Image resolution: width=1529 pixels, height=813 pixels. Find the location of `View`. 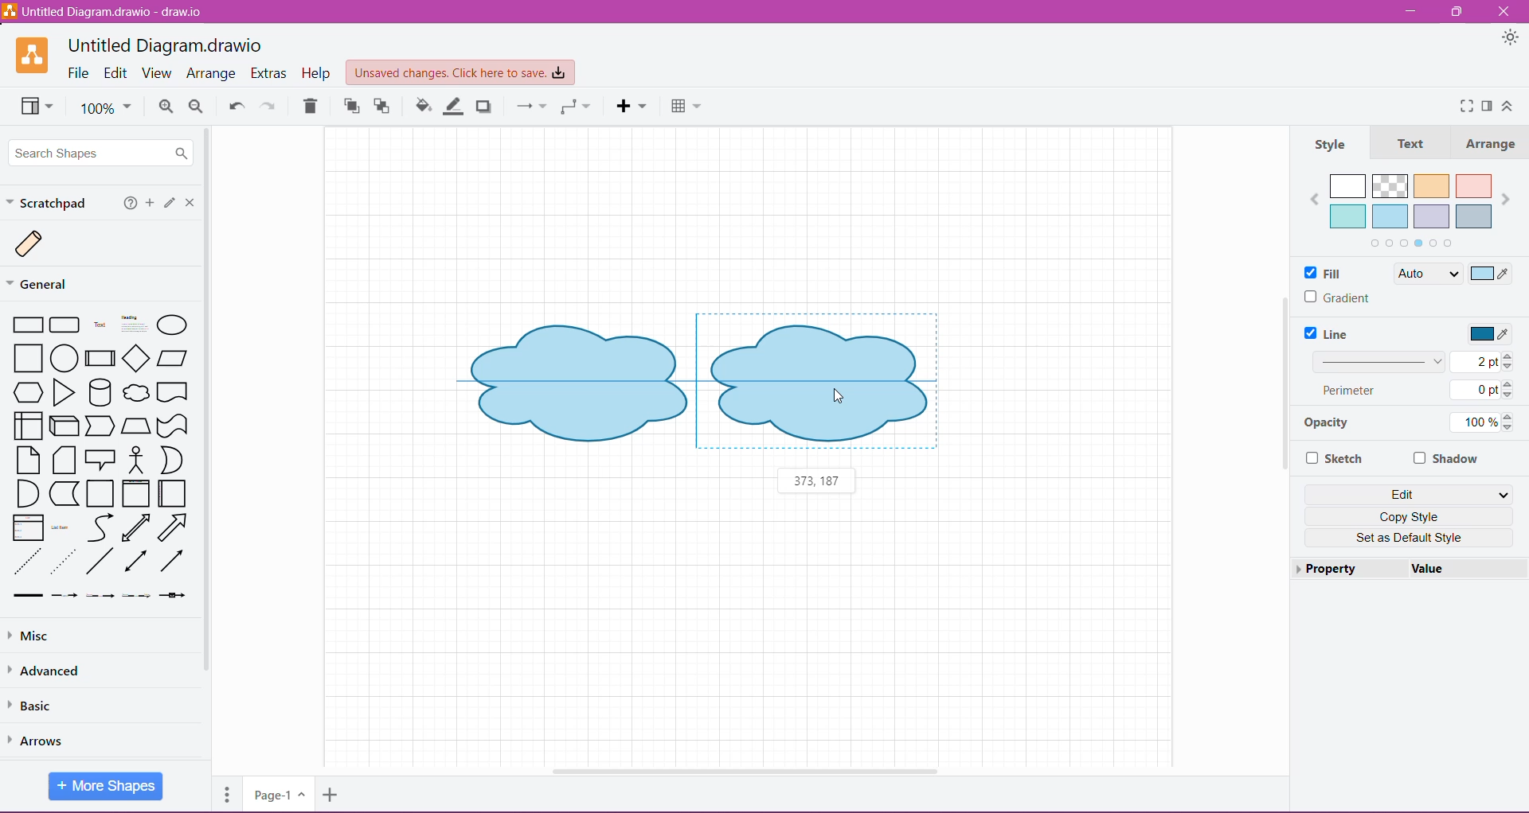

View is located at coordinates (156, 72).